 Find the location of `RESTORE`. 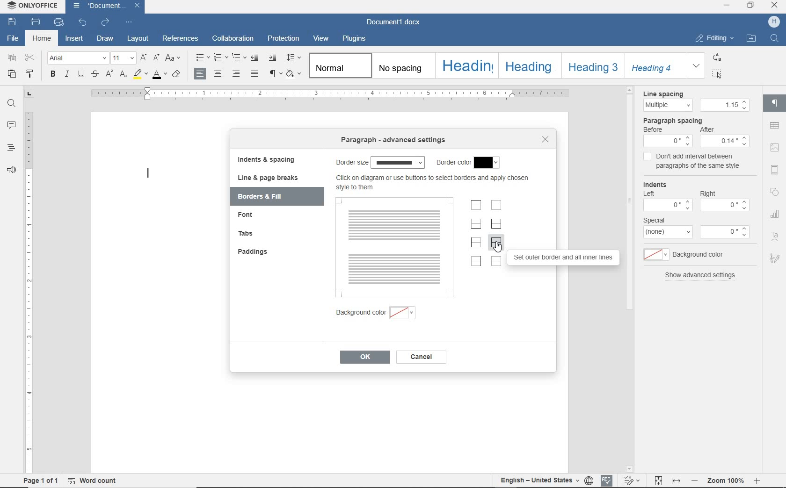

RESTORE is located at coordinates (751, 6).